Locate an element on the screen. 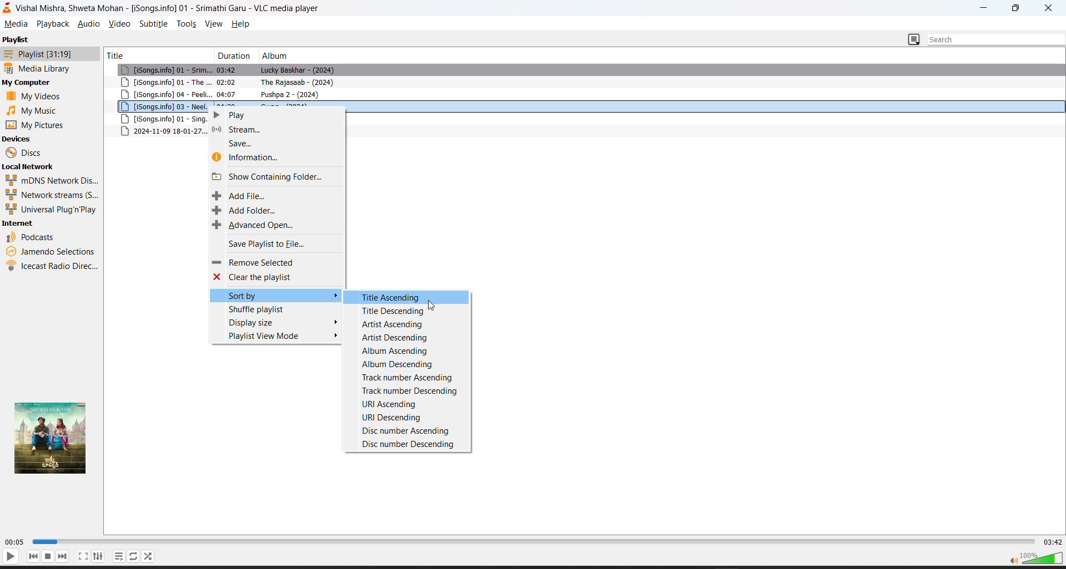 The width and height of the screenshot is (1066, 569). thumbnail is located at coordinates (55, 439).